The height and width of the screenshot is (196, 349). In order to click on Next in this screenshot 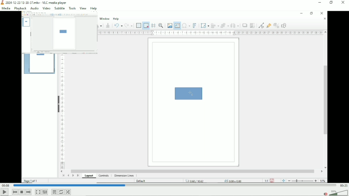, I will do `click(28, 192)`.